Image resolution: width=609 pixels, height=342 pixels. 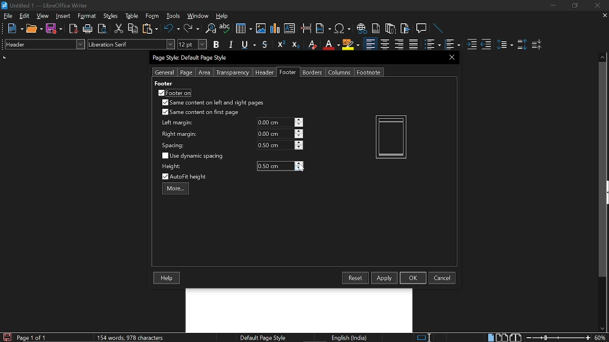 I want to click on Current zoom hey Cortana, so click(x=600, y=337).